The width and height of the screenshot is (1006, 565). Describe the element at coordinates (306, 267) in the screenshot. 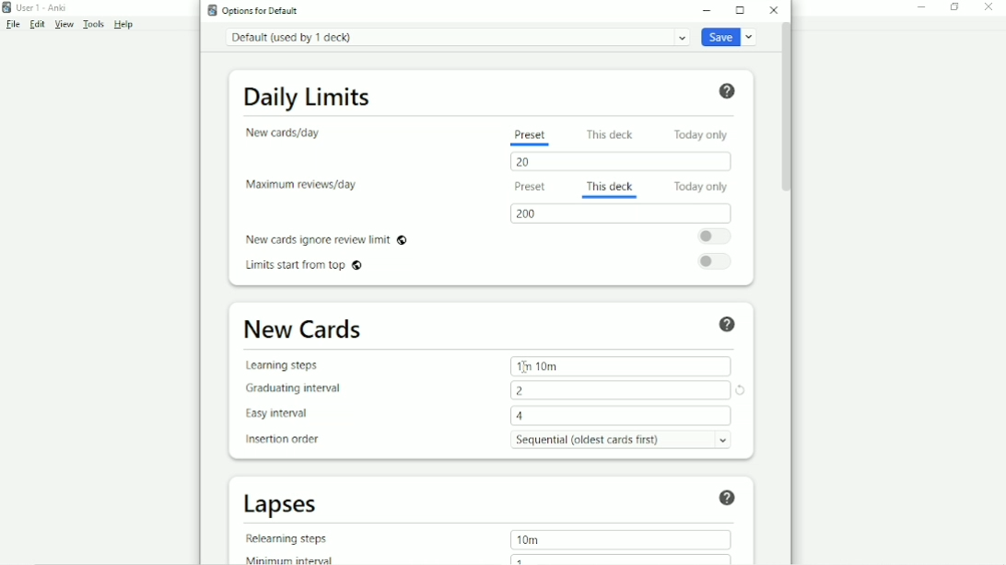

I see `Limits start from top` at that location.